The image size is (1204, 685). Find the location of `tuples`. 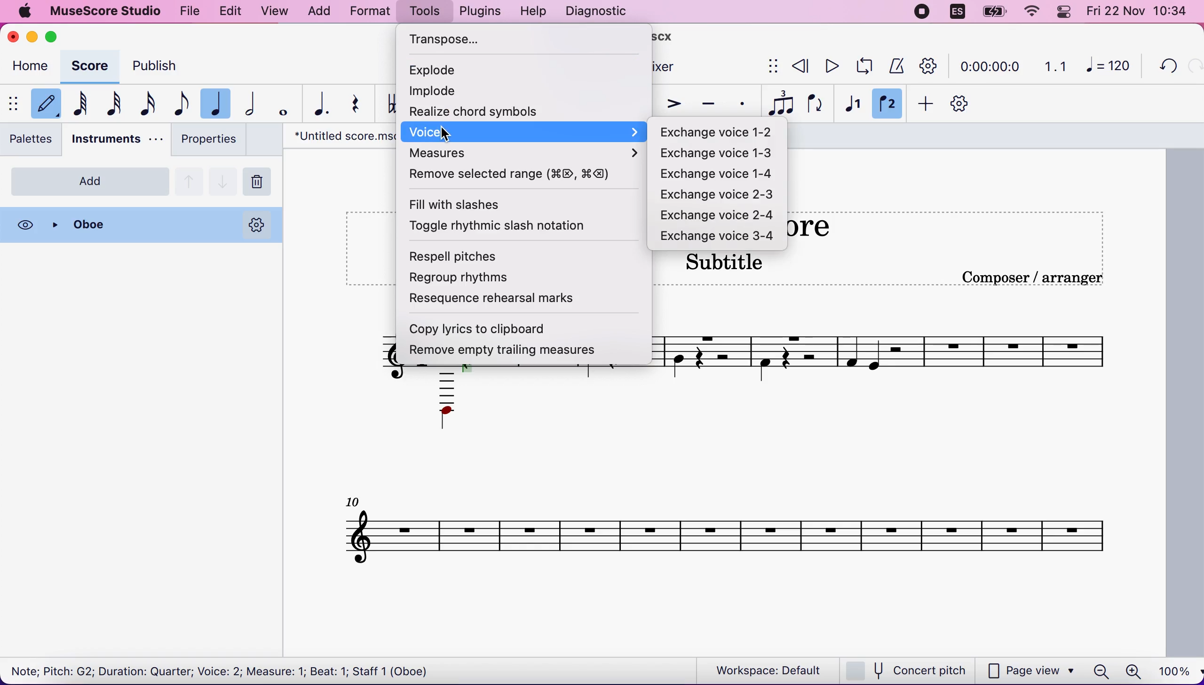

tuples is located at coordinates (777, 103).